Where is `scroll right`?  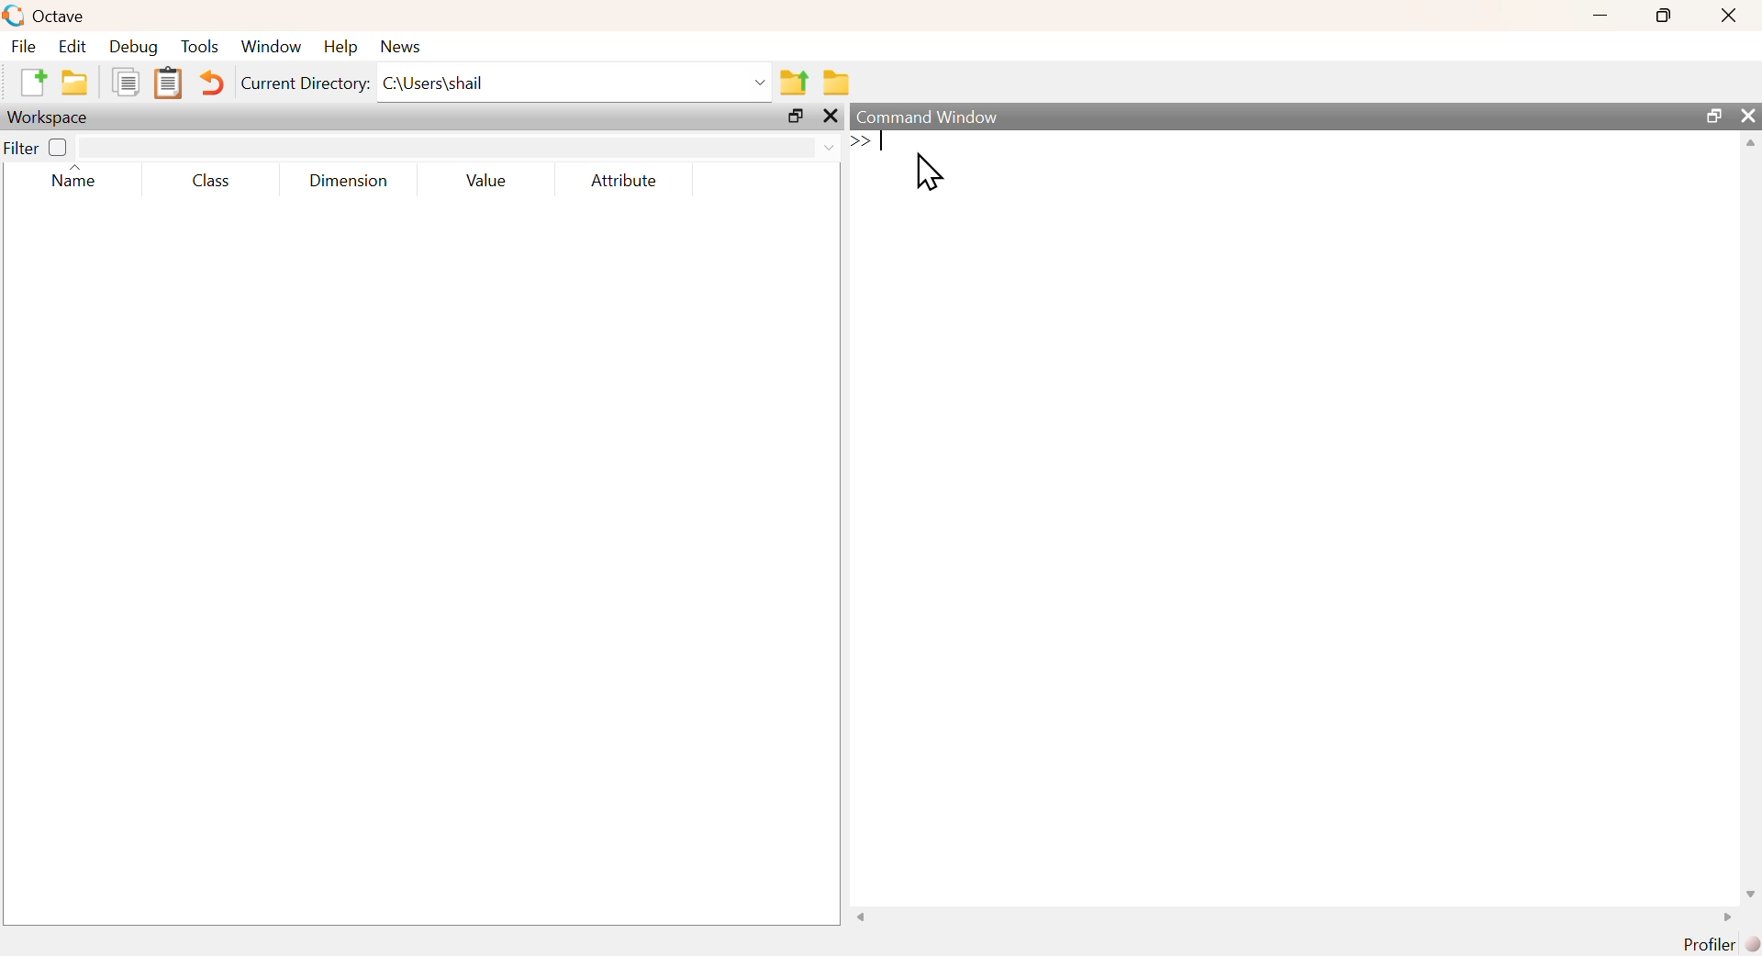 scroll right is located at coordinates (1723, 918).